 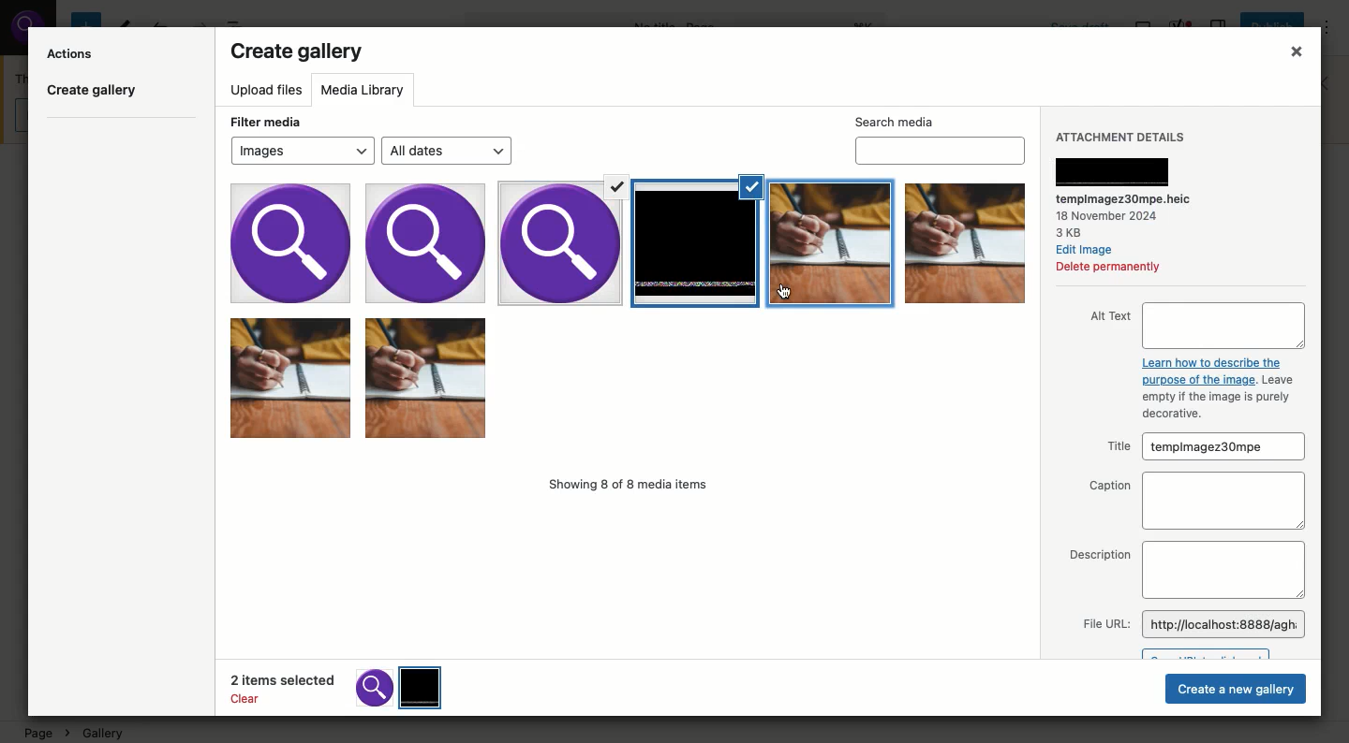 I want to click on Showing 8 of 8 media items, so click(x=632, y=487).